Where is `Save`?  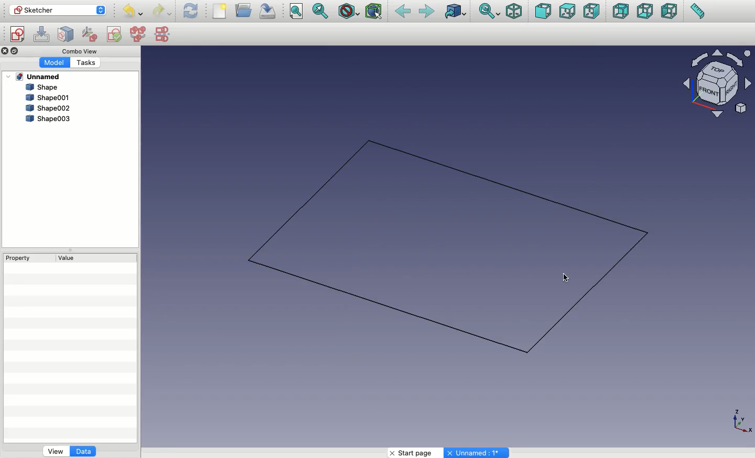
Save is located at coordinates (267, 10).